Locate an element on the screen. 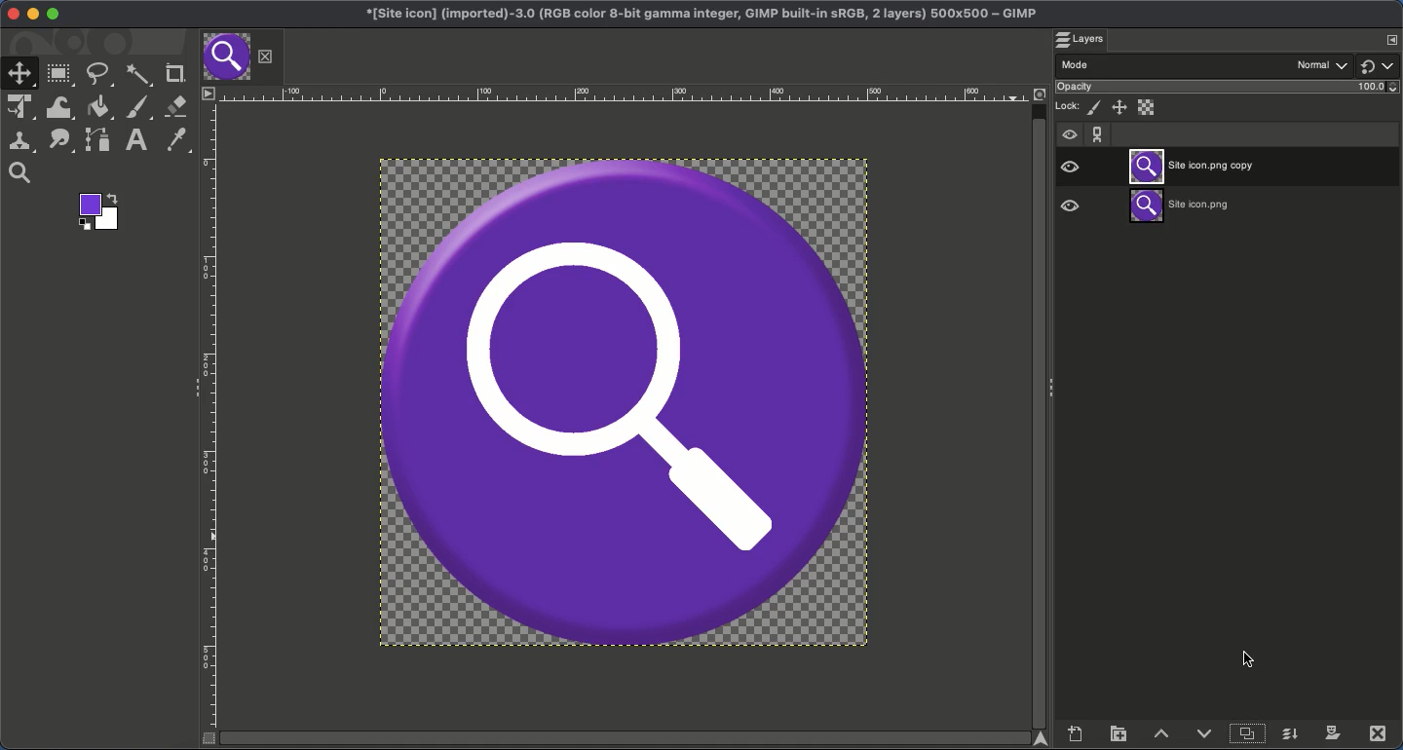  Raise layer is located at coordinates (1160, 731).